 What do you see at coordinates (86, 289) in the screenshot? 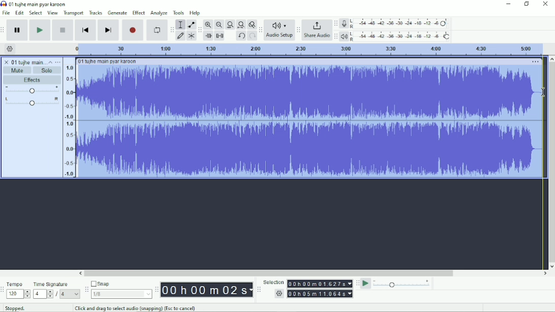
I see `Audacity snapping toolbar` at bounding box center [86, 289].